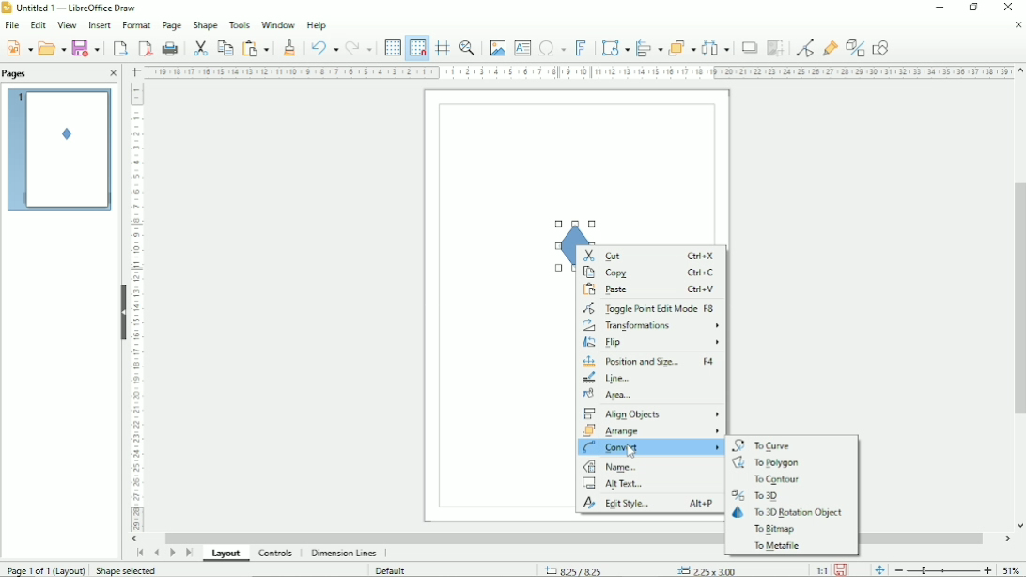 The image size is (1026, 577). Describe the element at coordinates (1010, 8) in the screenshot. I see `Close` at that location.